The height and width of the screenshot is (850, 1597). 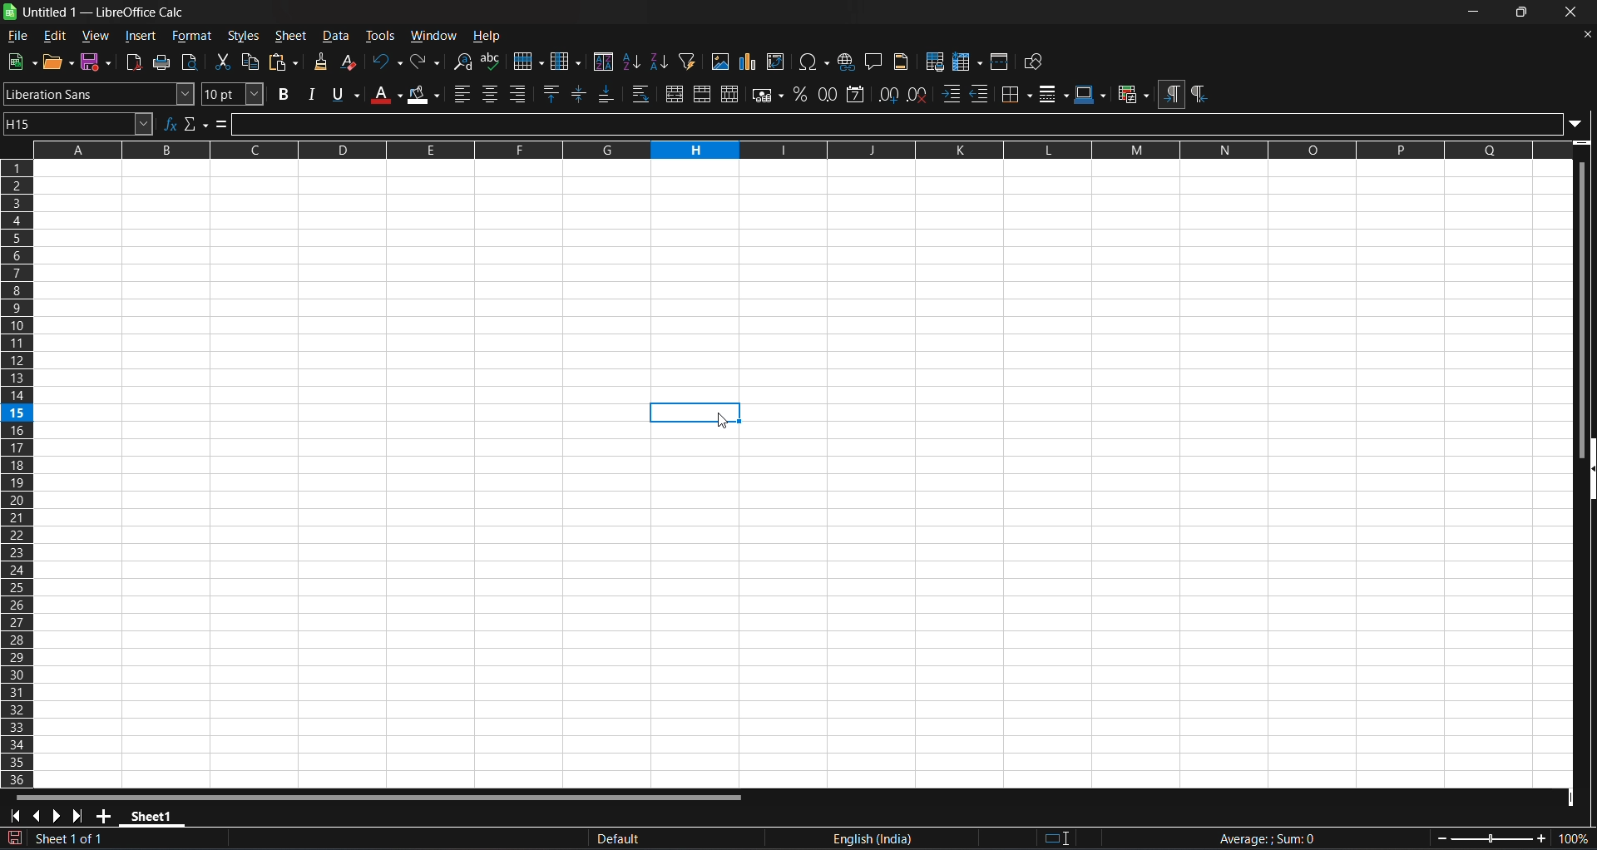 What do you see at coordinates (54, 36) in the screenshot?
I see `edit` at bounding box center [54, 36].